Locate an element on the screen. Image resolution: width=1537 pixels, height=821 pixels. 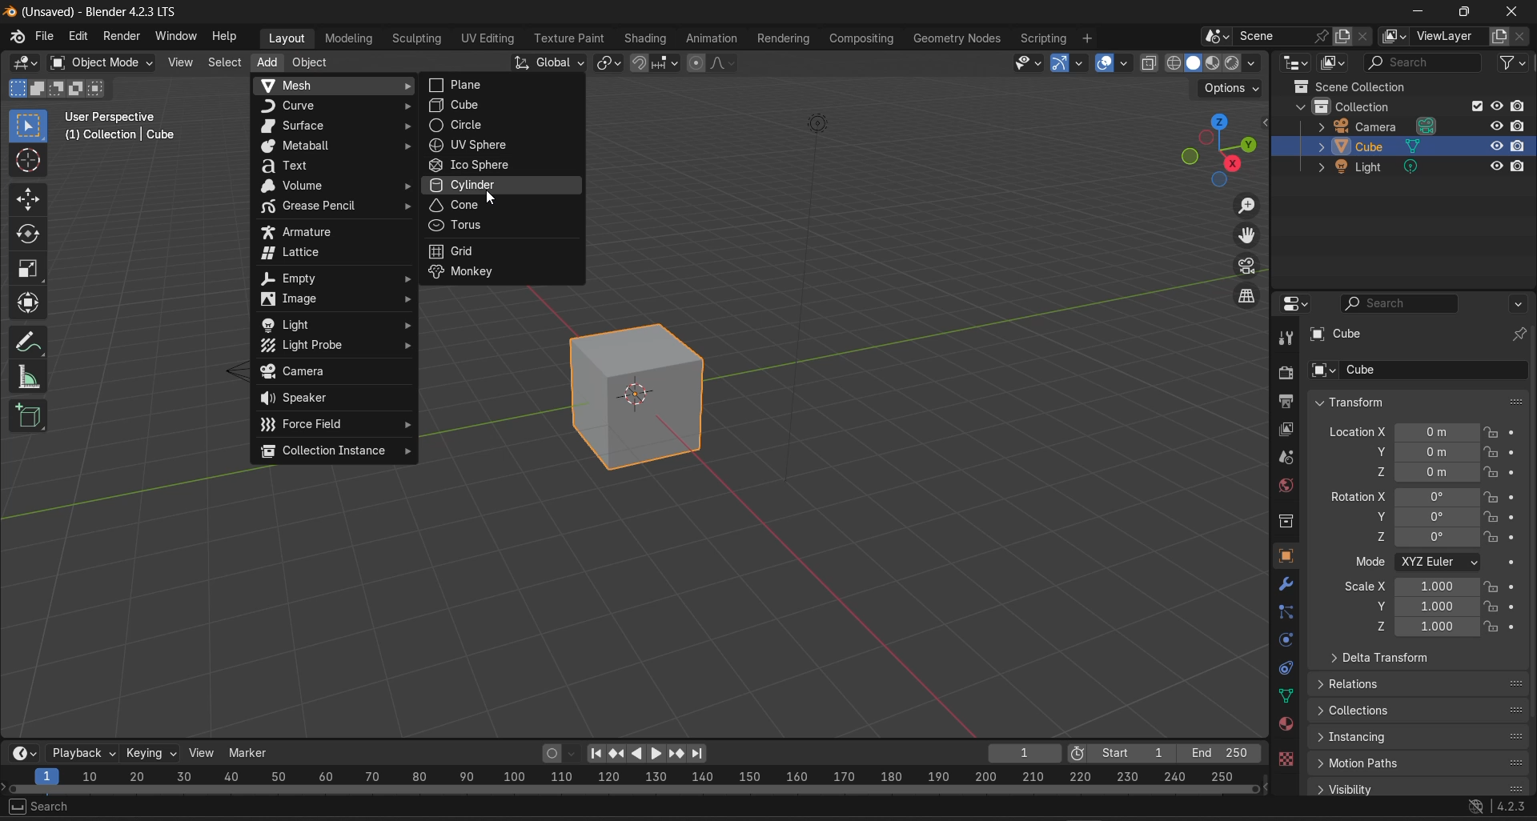
circle is located at coordinates (504, 126).